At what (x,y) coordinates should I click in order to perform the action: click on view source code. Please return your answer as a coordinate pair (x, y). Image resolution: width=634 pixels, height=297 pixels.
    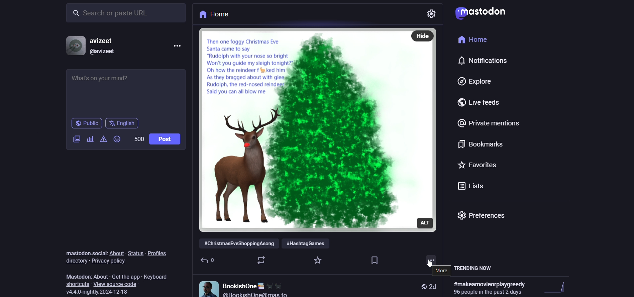
    Looking at the image, I should click on (118, 284).